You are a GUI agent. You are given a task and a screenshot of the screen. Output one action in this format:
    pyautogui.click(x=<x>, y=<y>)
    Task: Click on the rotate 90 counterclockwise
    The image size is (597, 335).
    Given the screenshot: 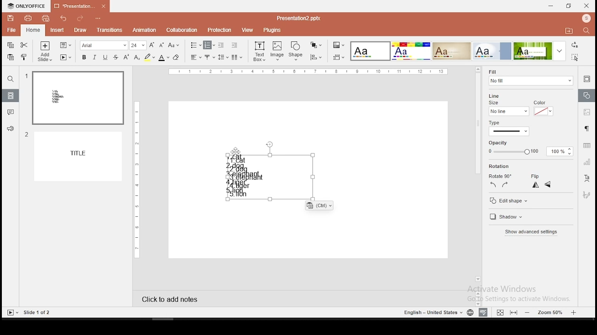 What is the action you would take?
    pyautogui.click(x=494, y=185)
    